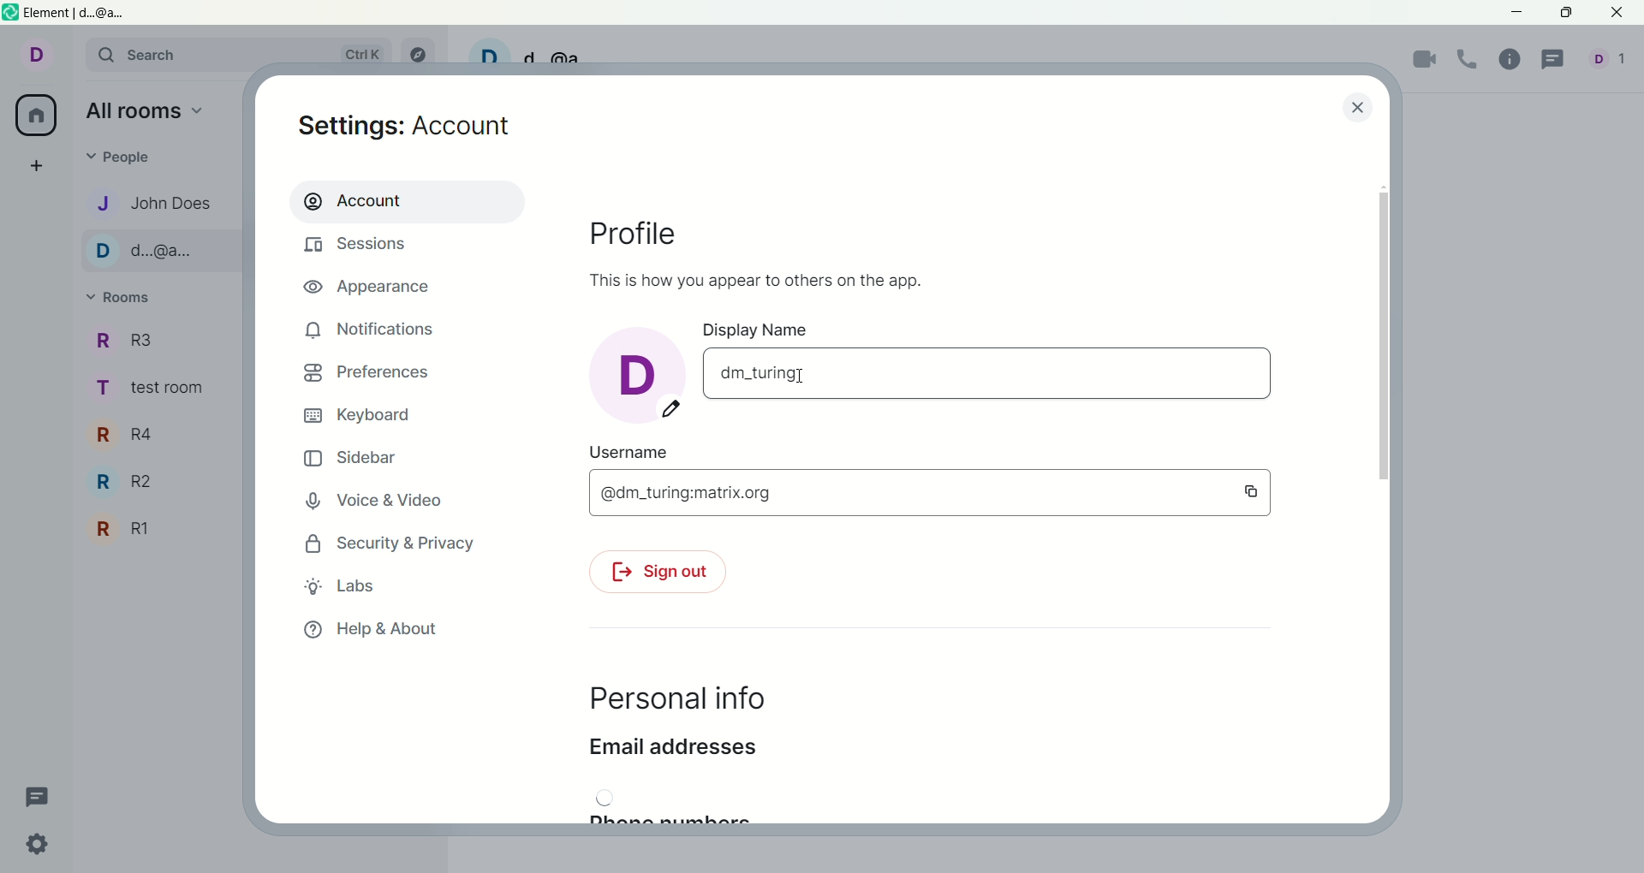  What do you see at coordinates (45, 58) in the screenshot?
I see `account` at bounding box center [45, 58].